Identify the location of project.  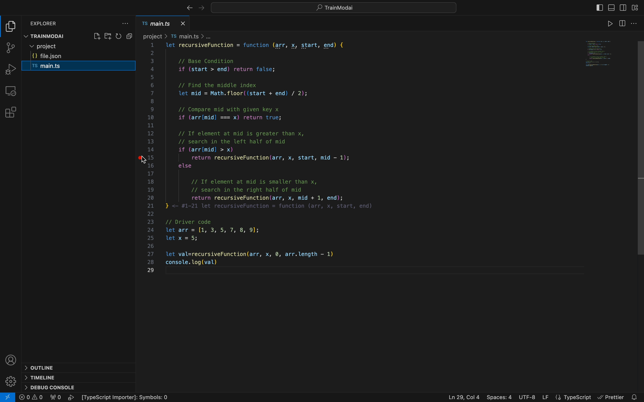
(81, 47).